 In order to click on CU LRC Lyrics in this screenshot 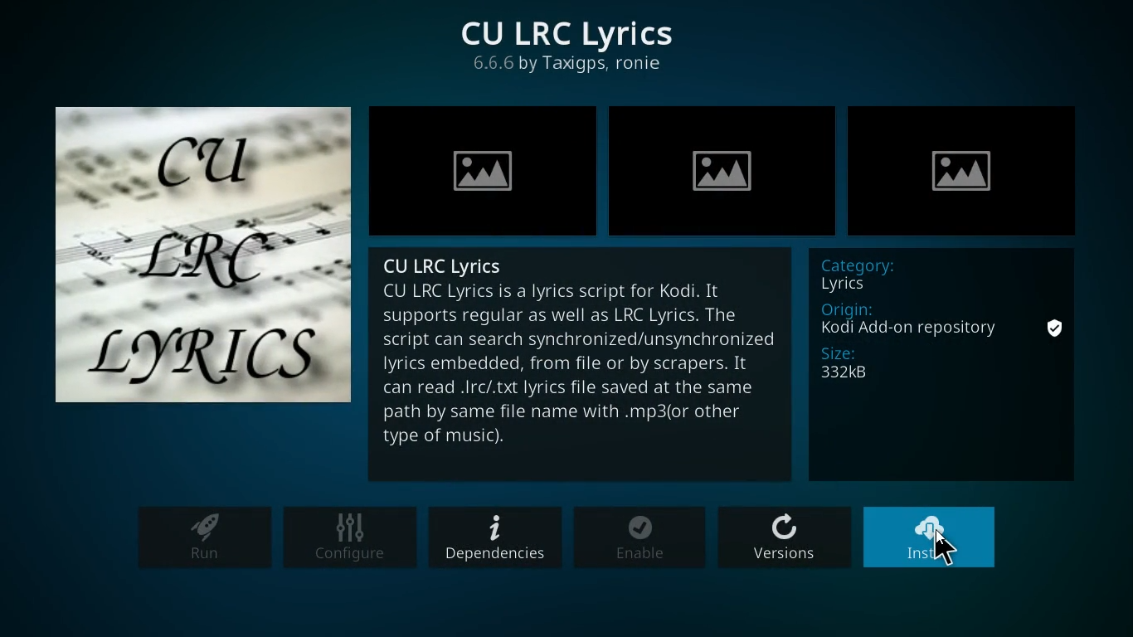, I will do `click(455, 265)`.